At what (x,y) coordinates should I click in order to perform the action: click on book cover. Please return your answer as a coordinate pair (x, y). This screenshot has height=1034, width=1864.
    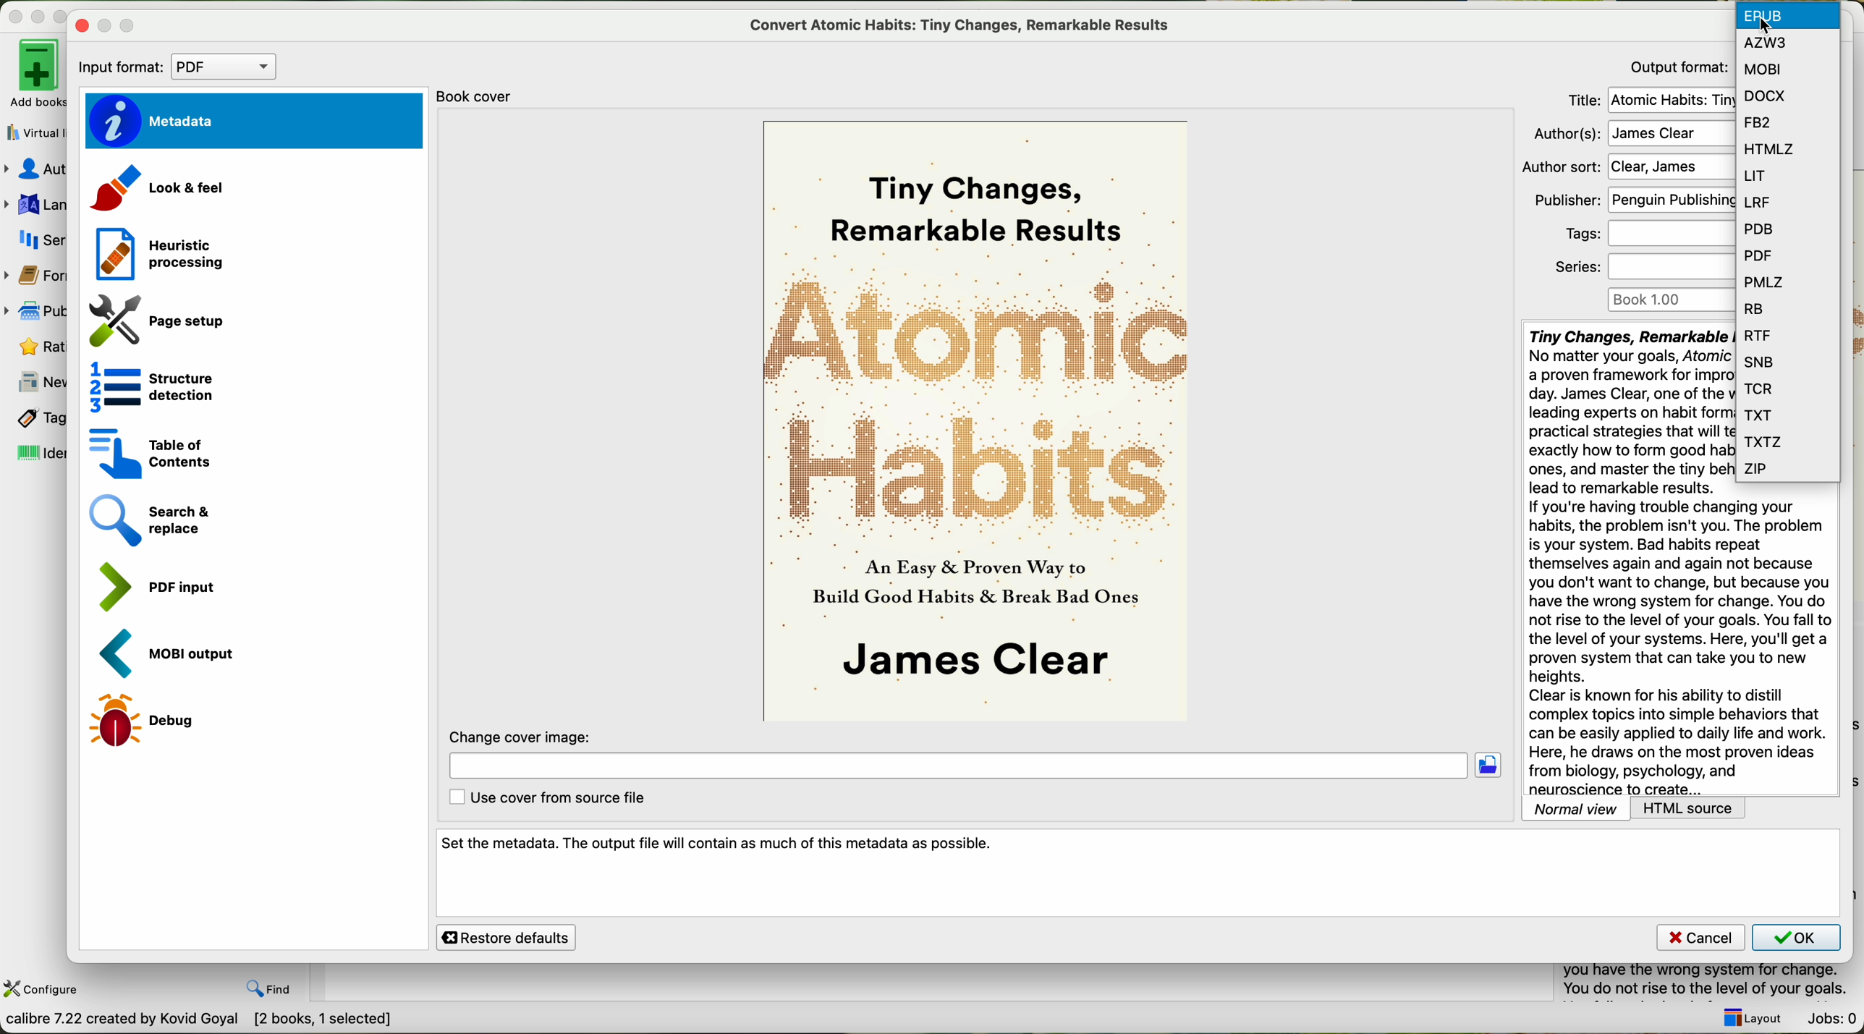
    Looking at the image, I should click on (978, 421).